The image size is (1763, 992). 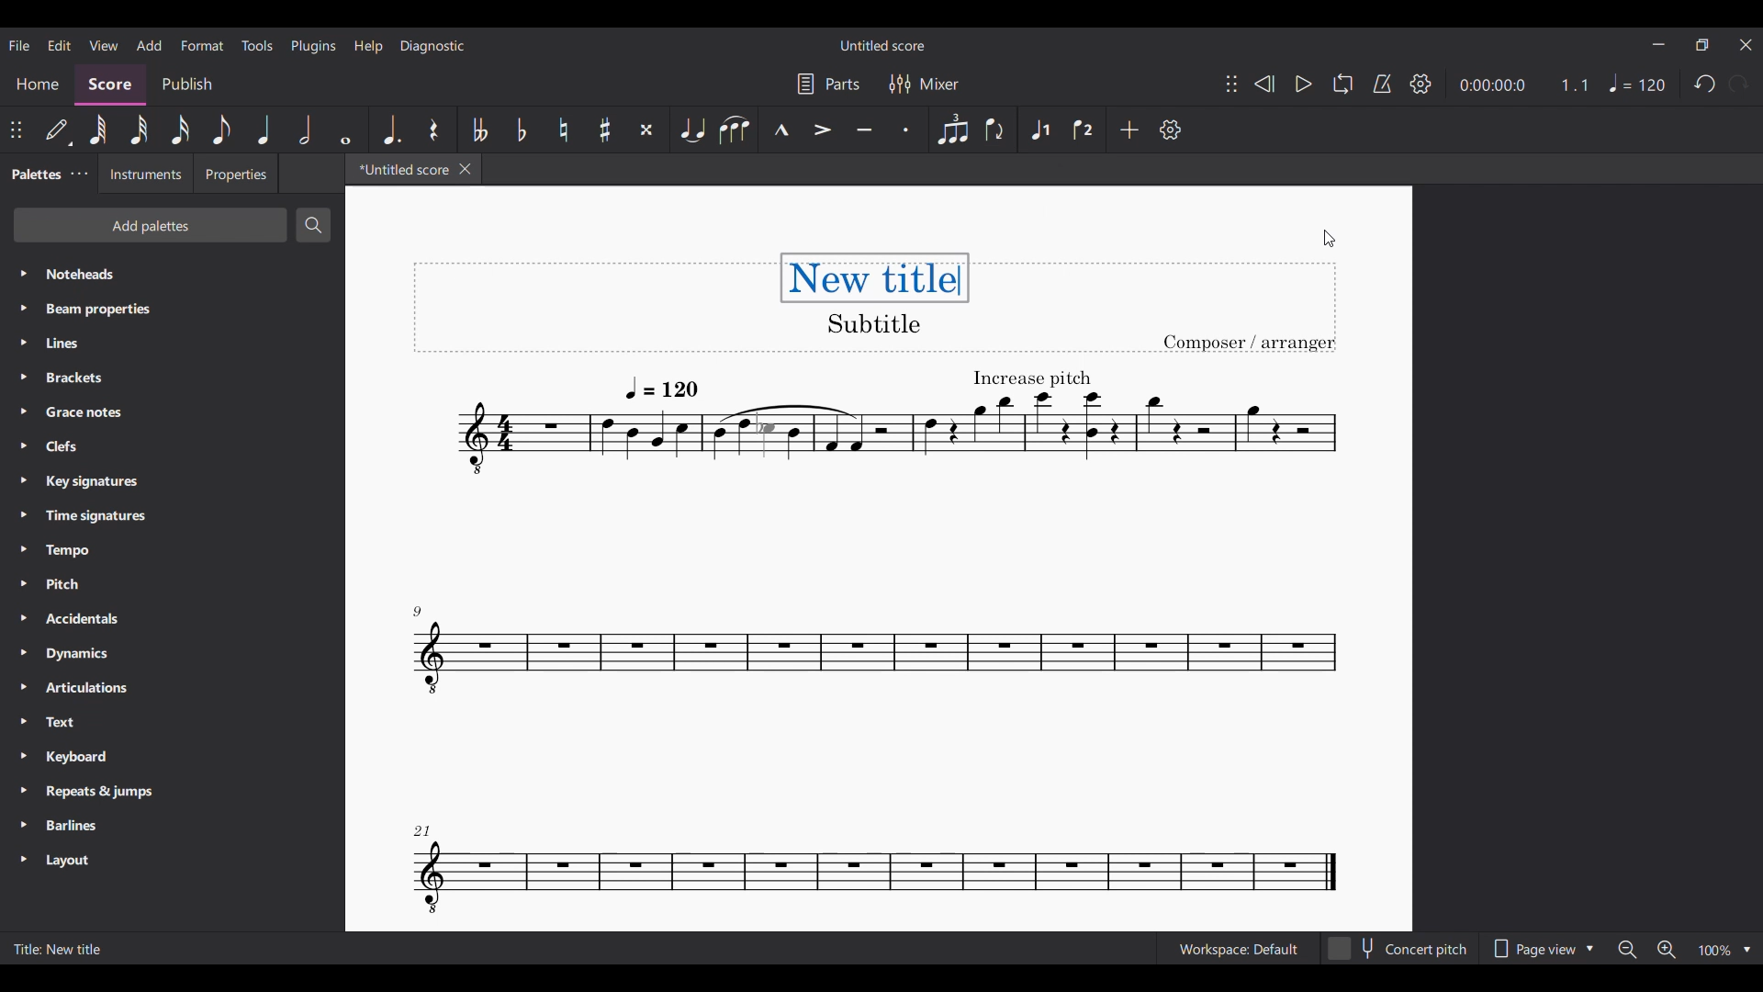 I want to click on Minimize, so click(x=1658, y=44).